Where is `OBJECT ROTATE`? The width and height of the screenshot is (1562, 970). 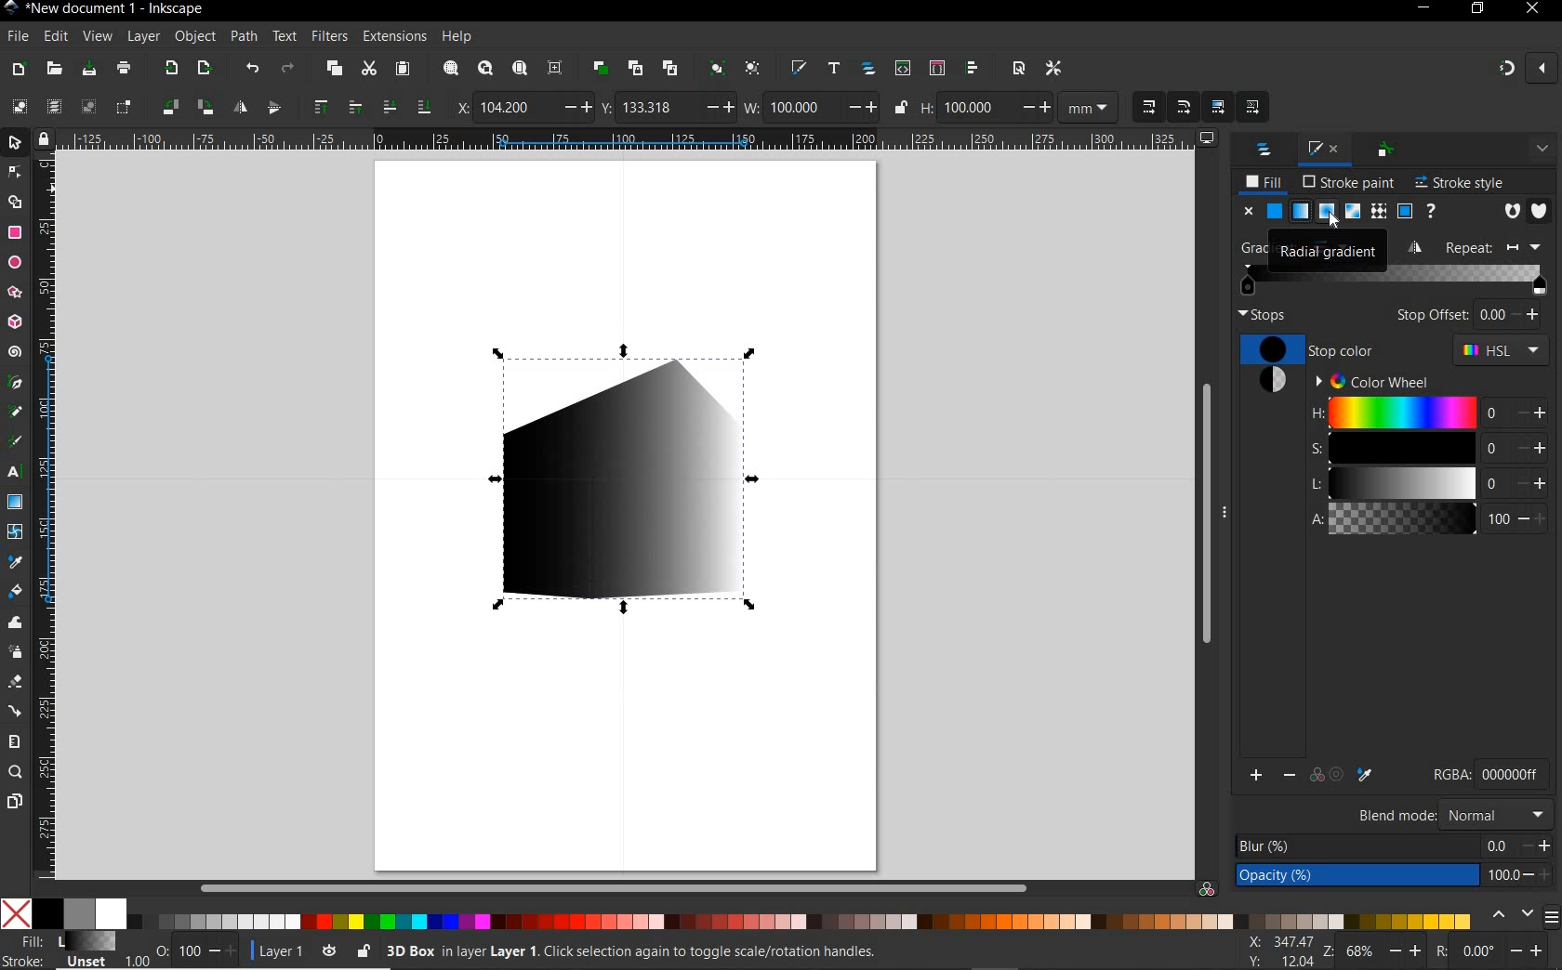
OBJECT ROTATE is located at coordinates (168, 105).